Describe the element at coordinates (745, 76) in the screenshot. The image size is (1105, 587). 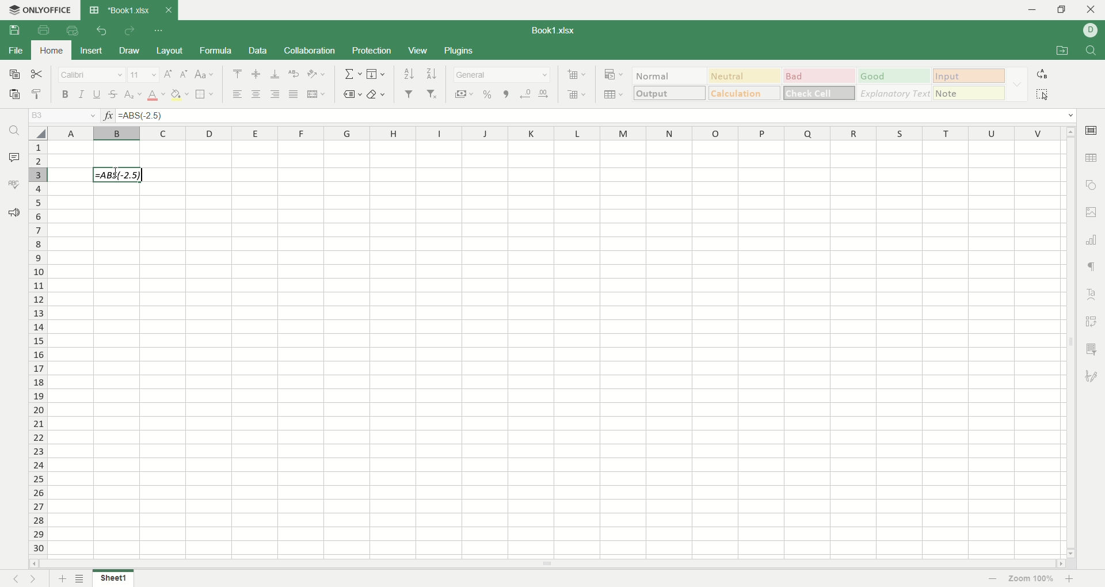
I see `neutral` at that location.